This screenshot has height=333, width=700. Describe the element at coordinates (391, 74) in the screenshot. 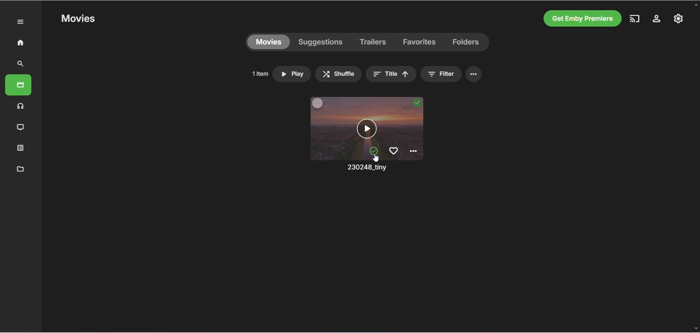

I see `title` at that location.